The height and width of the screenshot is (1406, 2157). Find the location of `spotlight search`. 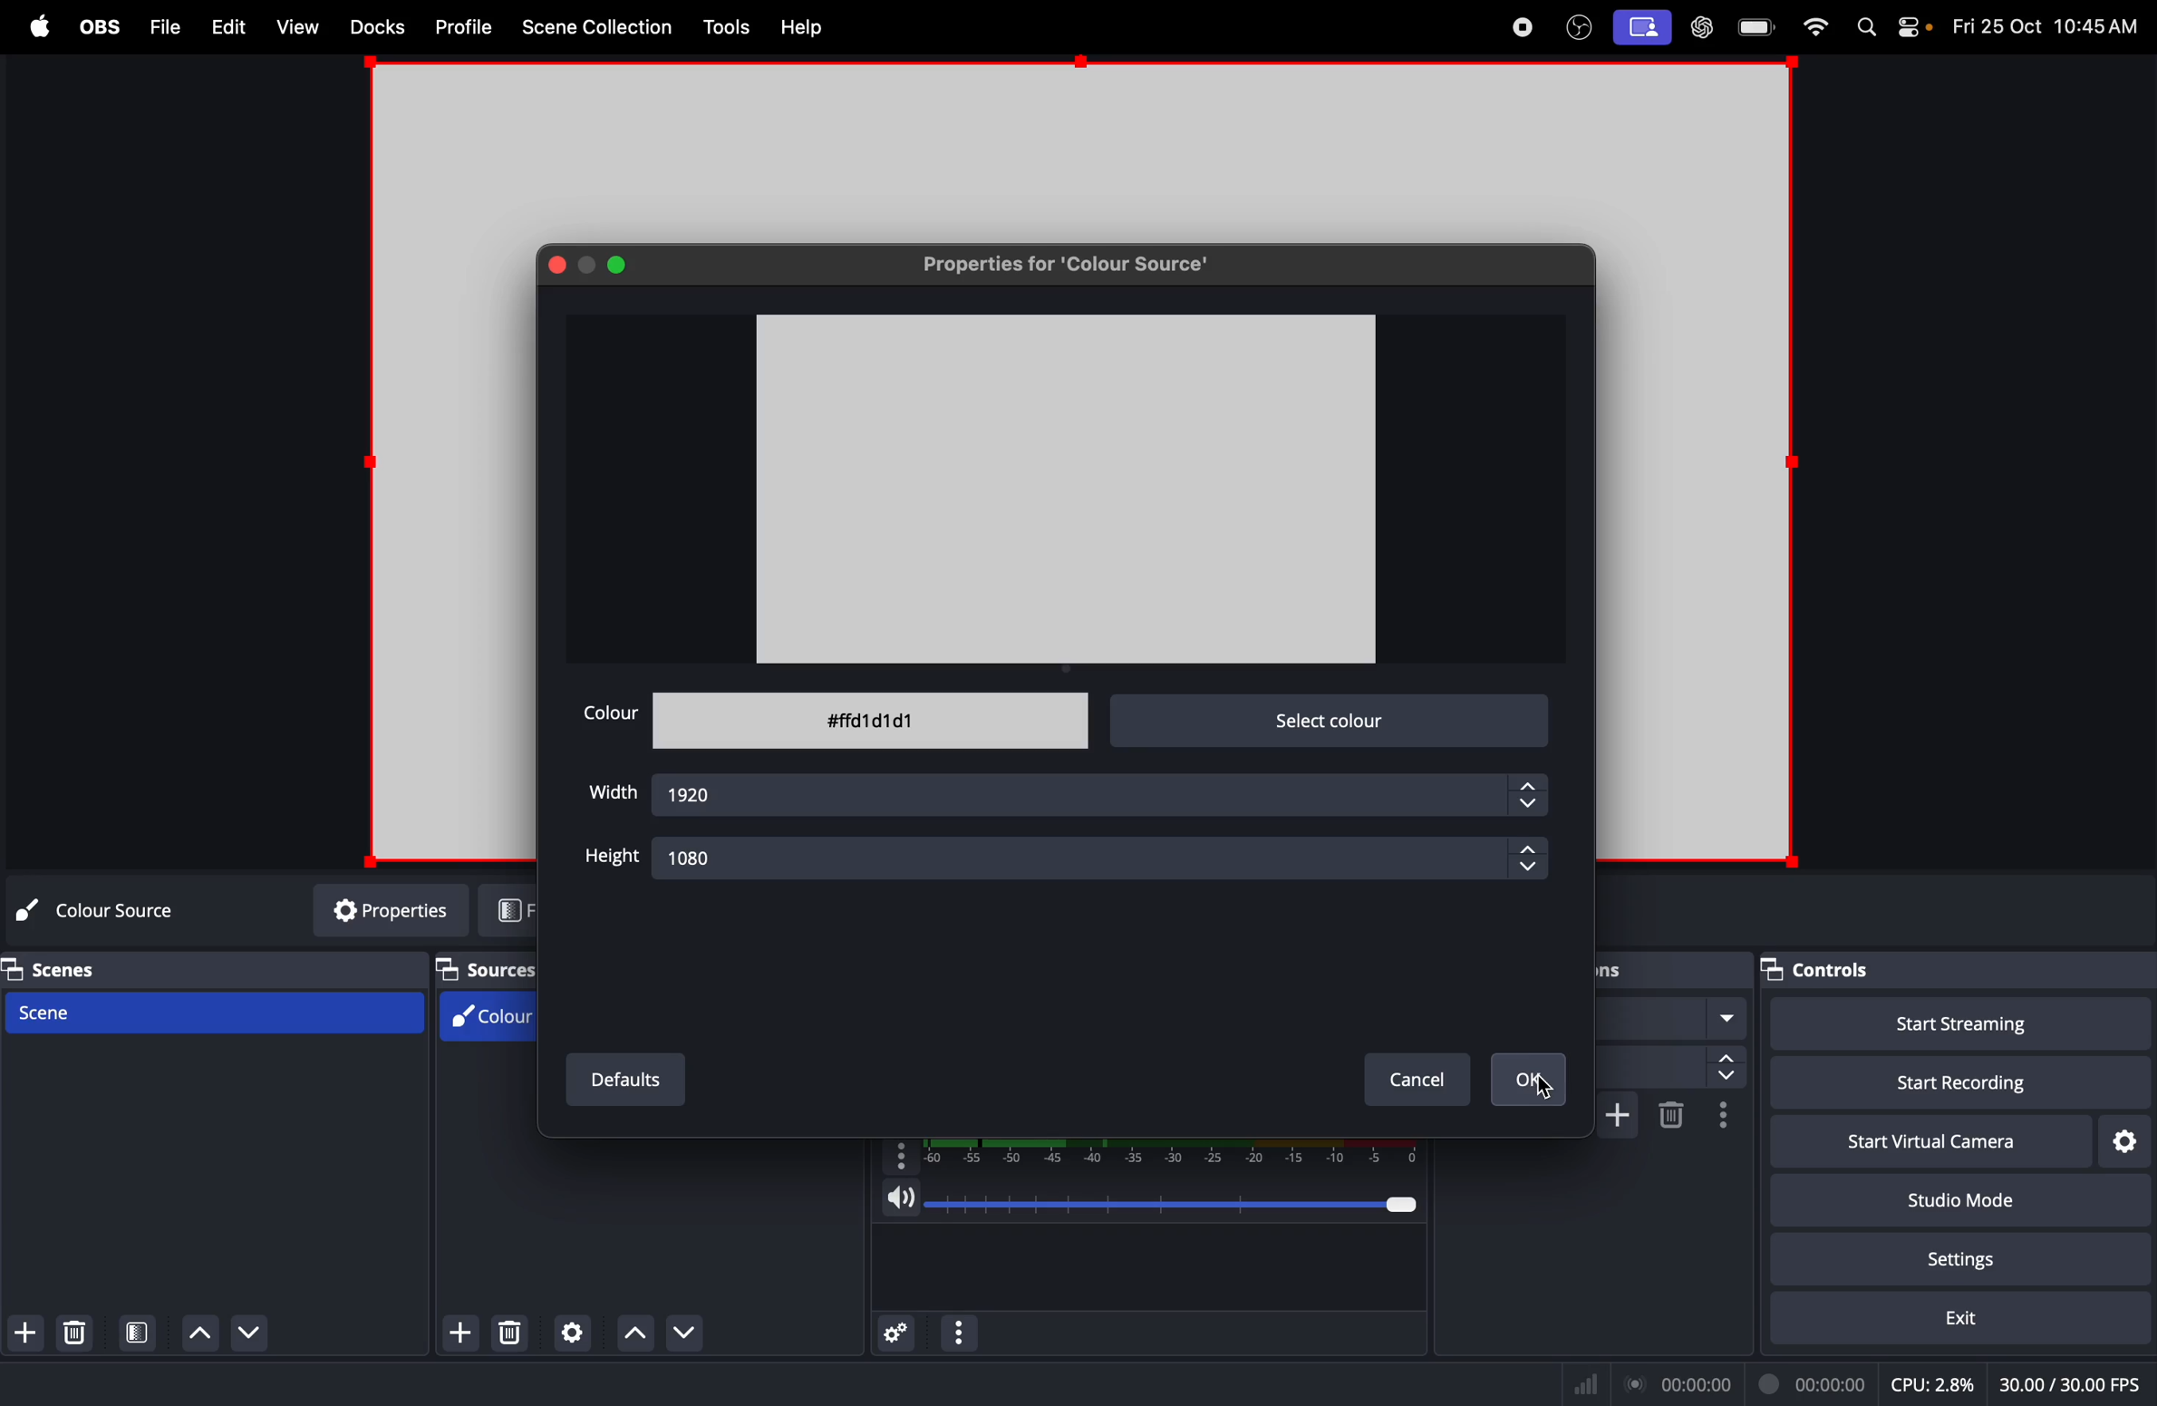

spotlight search is located at coordinates (1867, 27).